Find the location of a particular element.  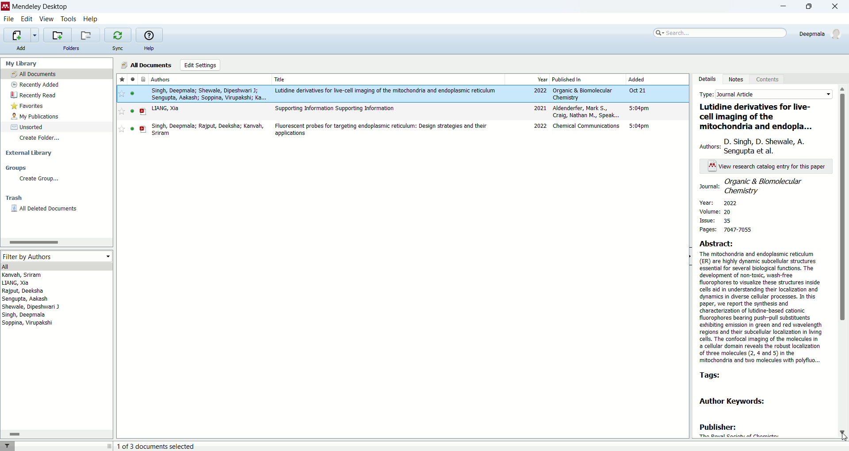

5:04pm is located at coordinates (639, 108).